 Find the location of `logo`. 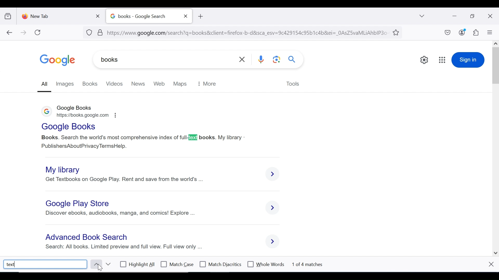

logo is located at coordinates (47, 113).